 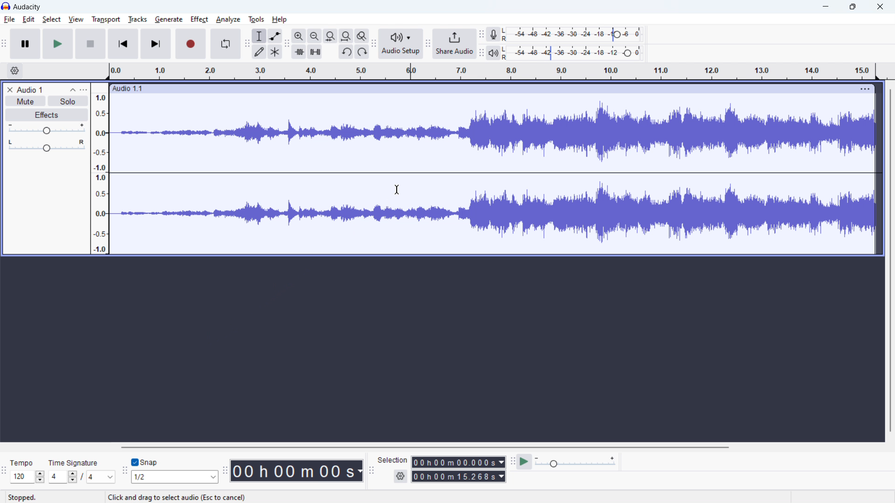 I want to click on view, so click(x=76, y=20).